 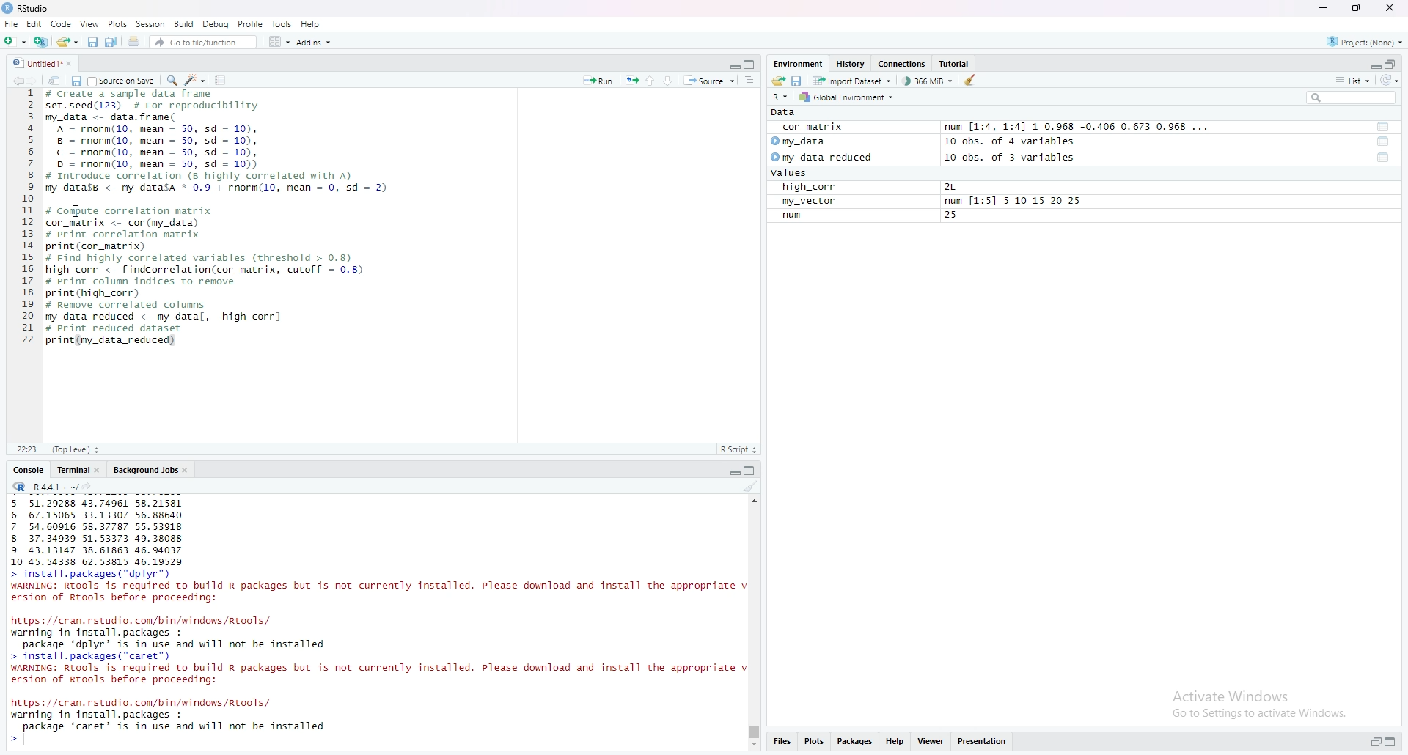 What do you see at coordinates (20, 487) in the screenshot?
I see `R` at bounding box center [20, 487].